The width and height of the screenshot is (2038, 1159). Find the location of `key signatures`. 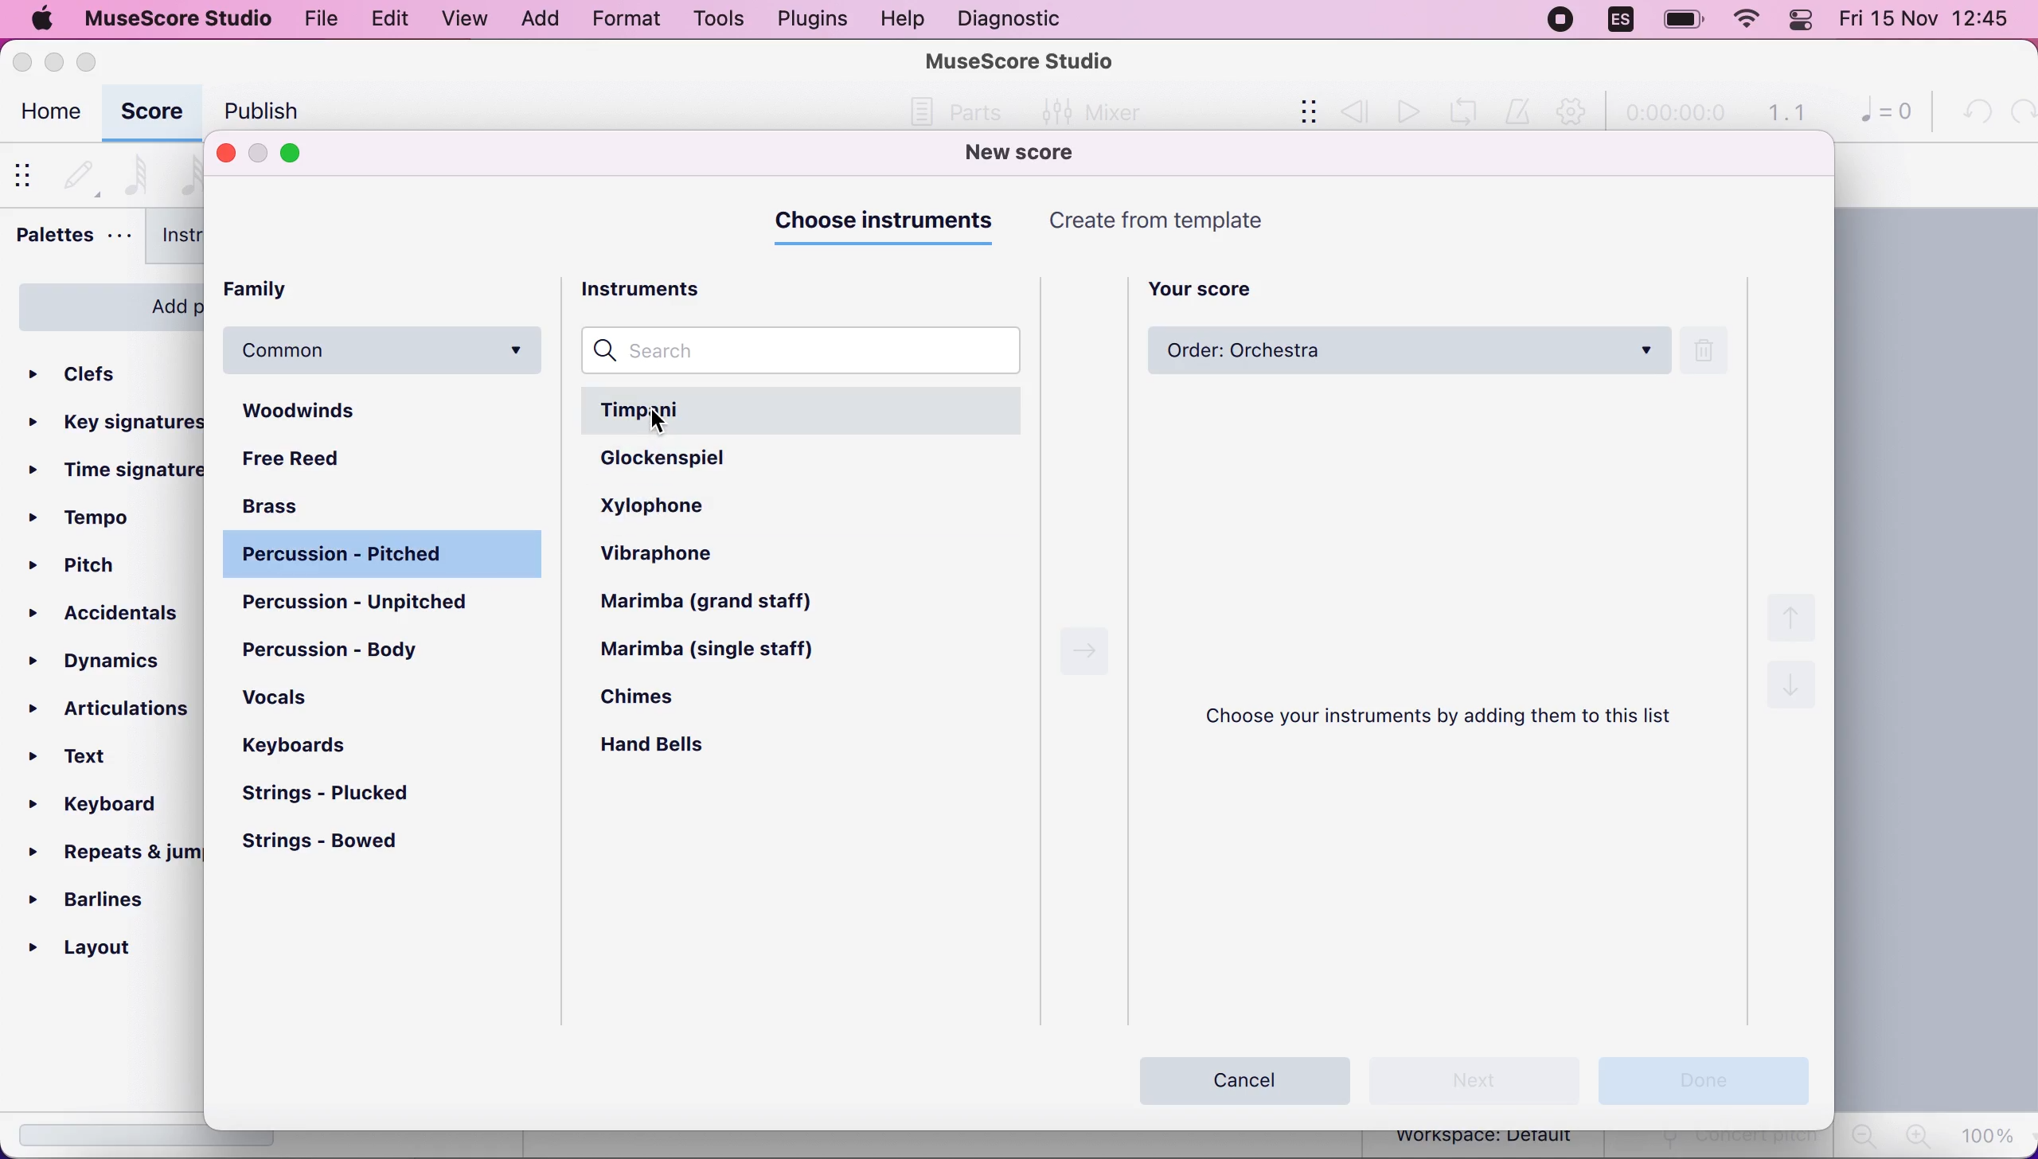

key signatures is located at coordinates (117, 419).